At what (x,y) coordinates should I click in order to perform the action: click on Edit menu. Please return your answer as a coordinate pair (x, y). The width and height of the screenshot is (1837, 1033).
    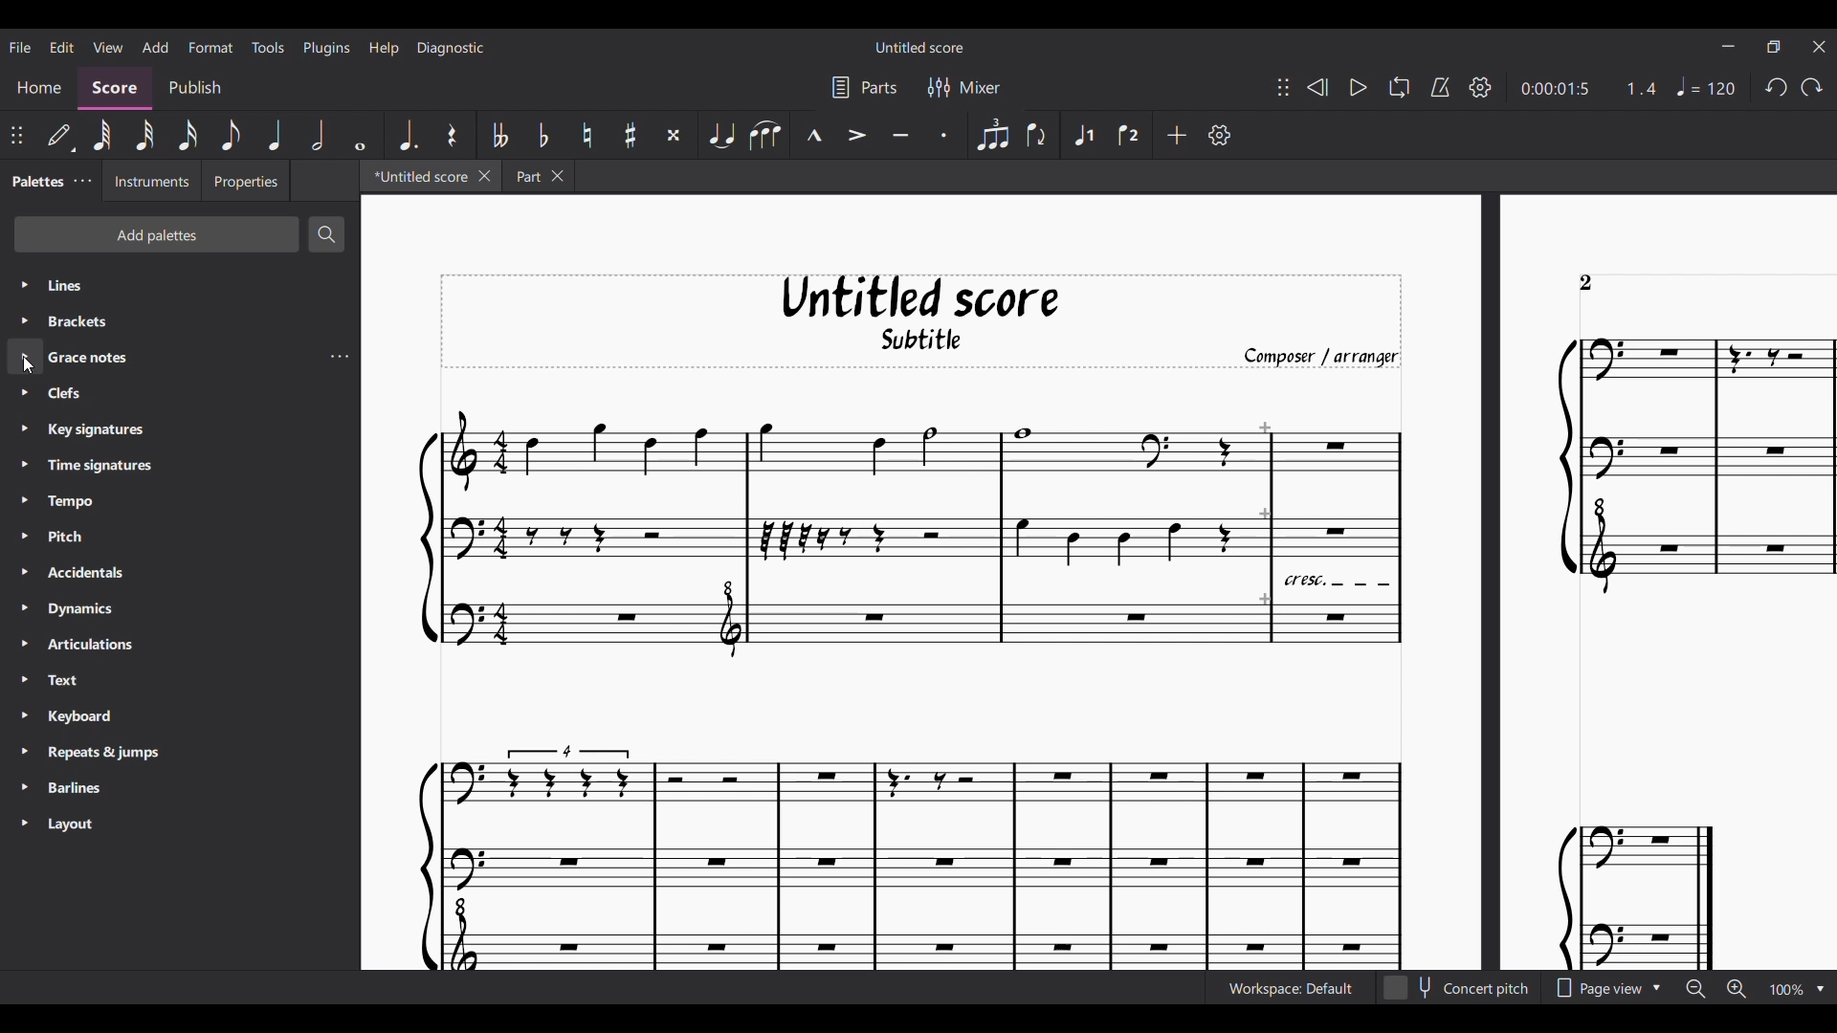
    Looking at the image, I should click on (62, 46).